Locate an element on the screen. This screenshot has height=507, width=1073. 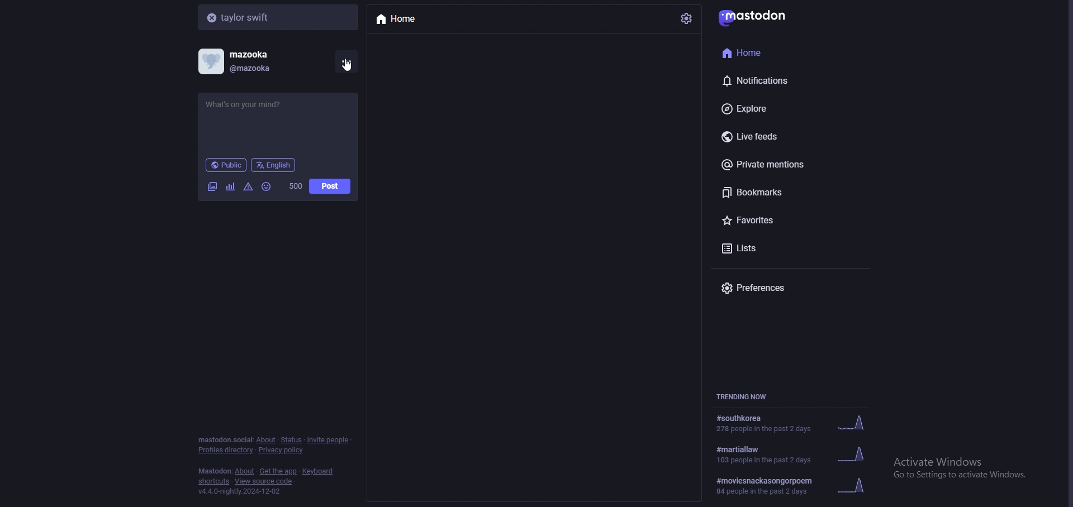
word limit is located at coordinates (295, 186).